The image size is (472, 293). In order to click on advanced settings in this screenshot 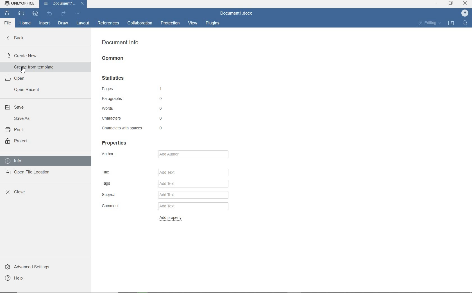, I will do `click(30, 268)`.